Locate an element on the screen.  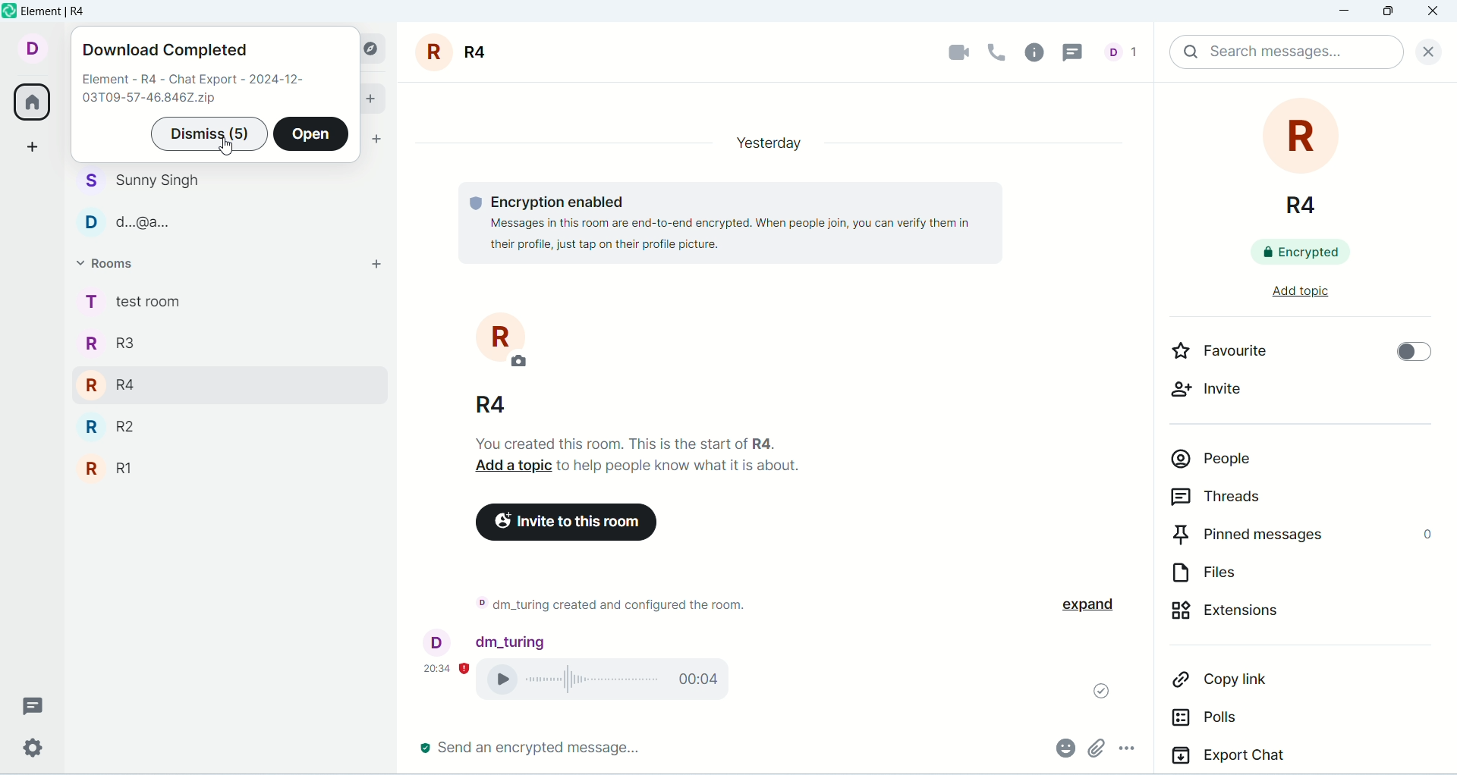
copy link is located at coordinates (1267, 685).